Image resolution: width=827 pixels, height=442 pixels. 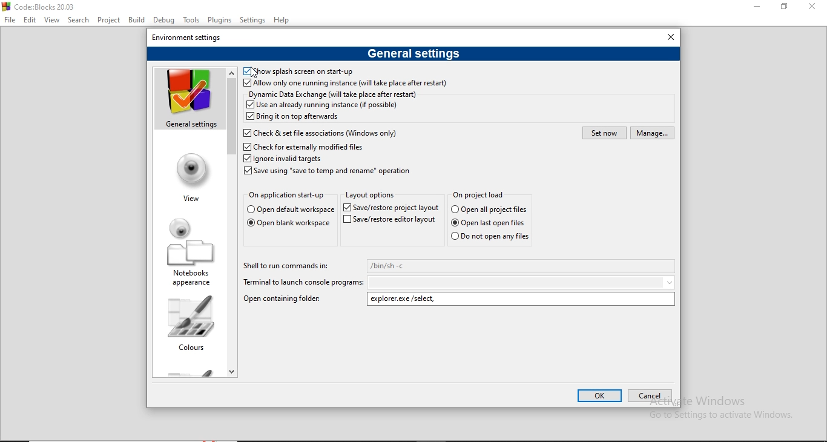 What do you see at coordinates (30, 19) in the screenshot?
I see `Edit ` at bounding box center [30, 19].